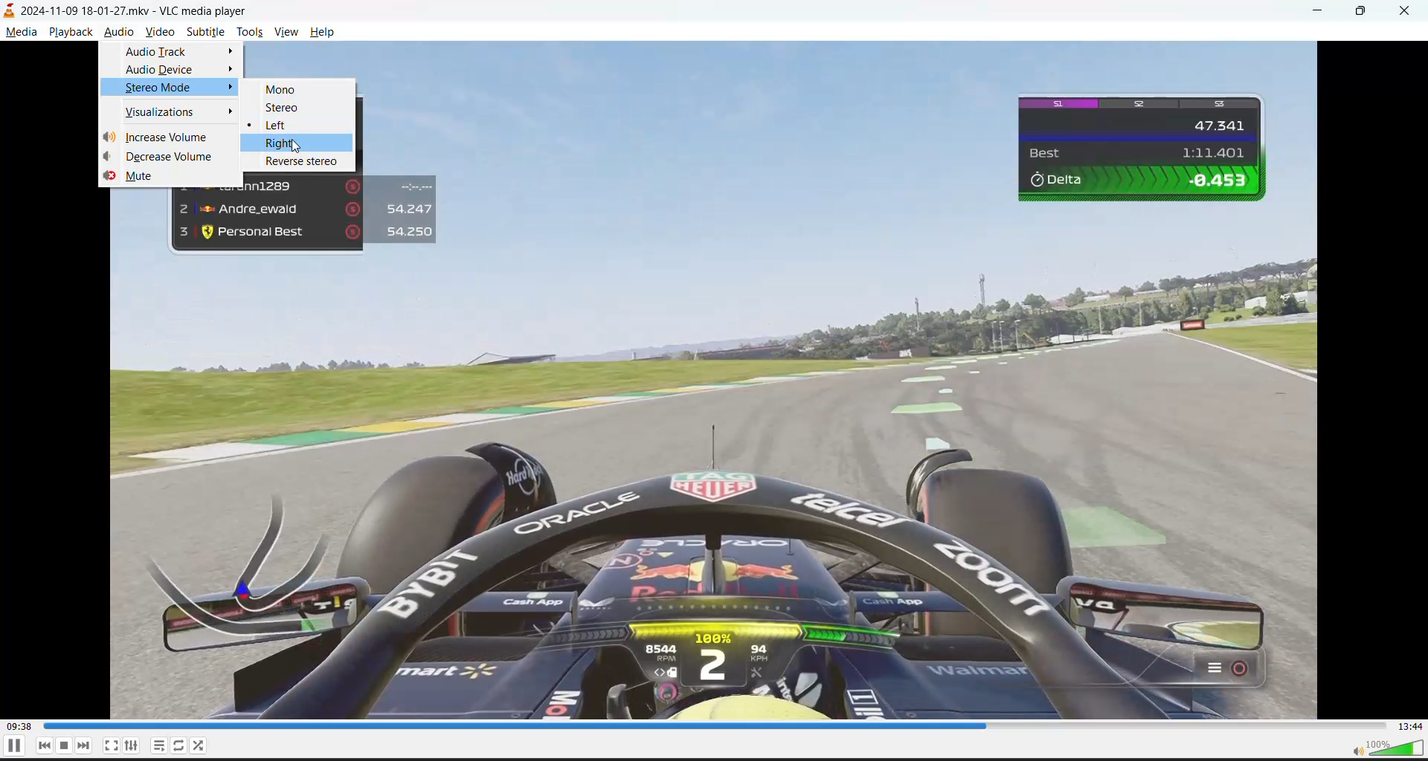  I want to click on view, so click(289, 33).